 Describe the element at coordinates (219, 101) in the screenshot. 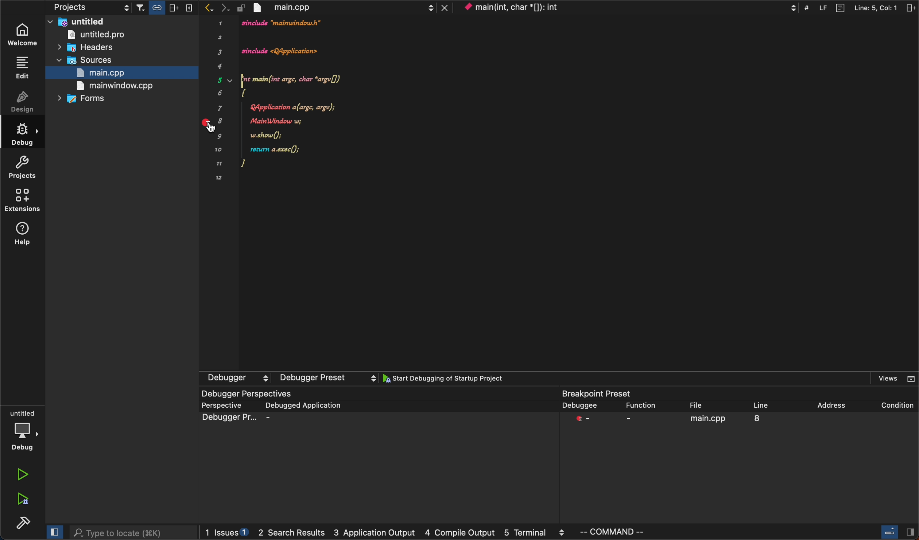

I see `12345678by91012` at that location.